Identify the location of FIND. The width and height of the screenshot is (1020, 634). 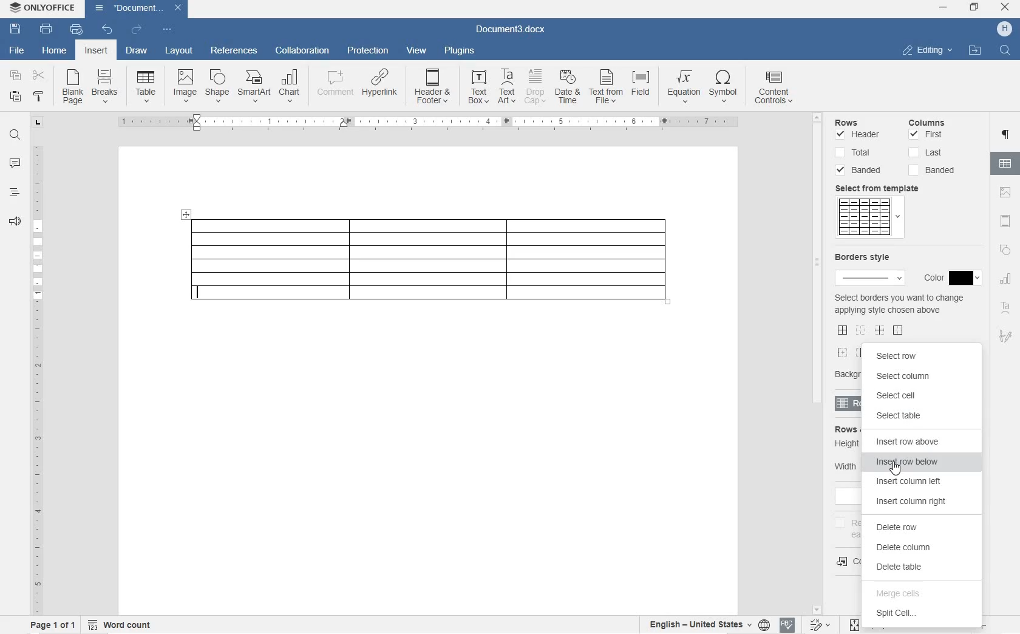
(1004, 52).